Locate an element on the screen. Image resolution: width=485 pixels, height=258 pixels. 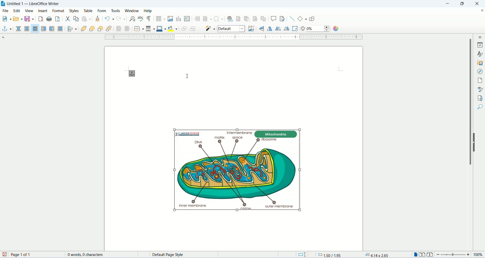
zoom percent is located at coordinates (478, 255).